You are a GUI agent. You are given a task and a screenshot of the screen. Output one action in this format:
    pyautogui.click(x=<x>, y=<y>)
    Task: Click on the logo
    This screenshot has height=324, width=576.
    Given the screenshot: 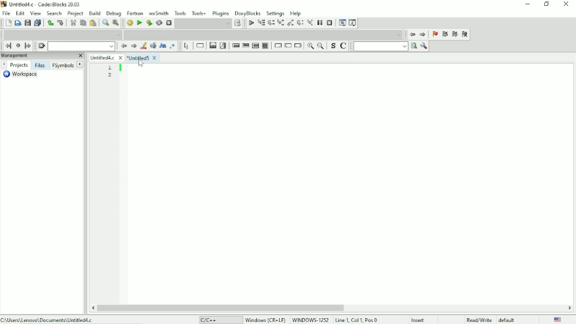 What is the action you would take?
    pyautogui.click(x=4, y=4)
    